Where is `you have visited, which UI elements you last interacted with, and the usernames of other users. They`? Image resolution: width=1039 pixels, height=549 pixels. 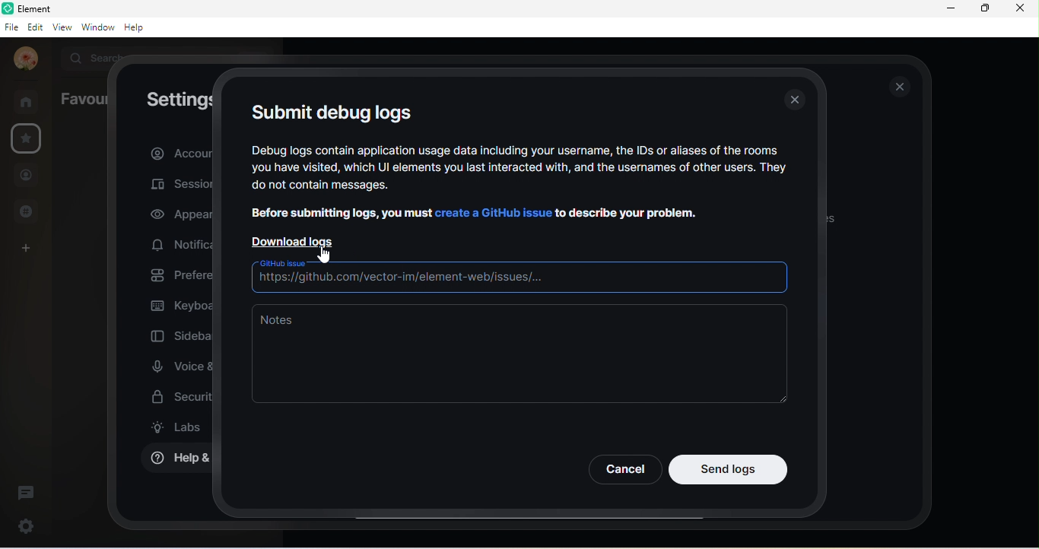 you have visited, which UI elements you last interacted with, and the usernames of other users. They is located at coordinates (521, 169).